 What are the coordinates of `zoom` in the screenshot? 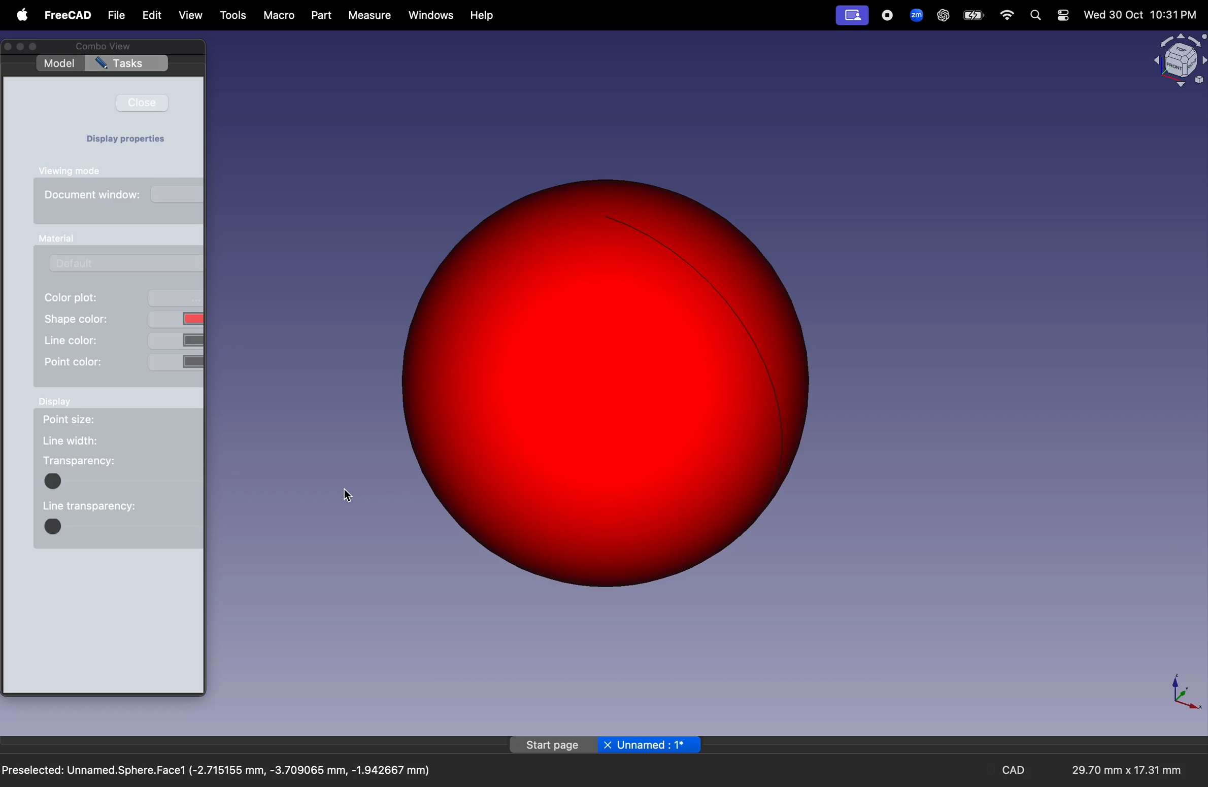 It's located at (914, 14).